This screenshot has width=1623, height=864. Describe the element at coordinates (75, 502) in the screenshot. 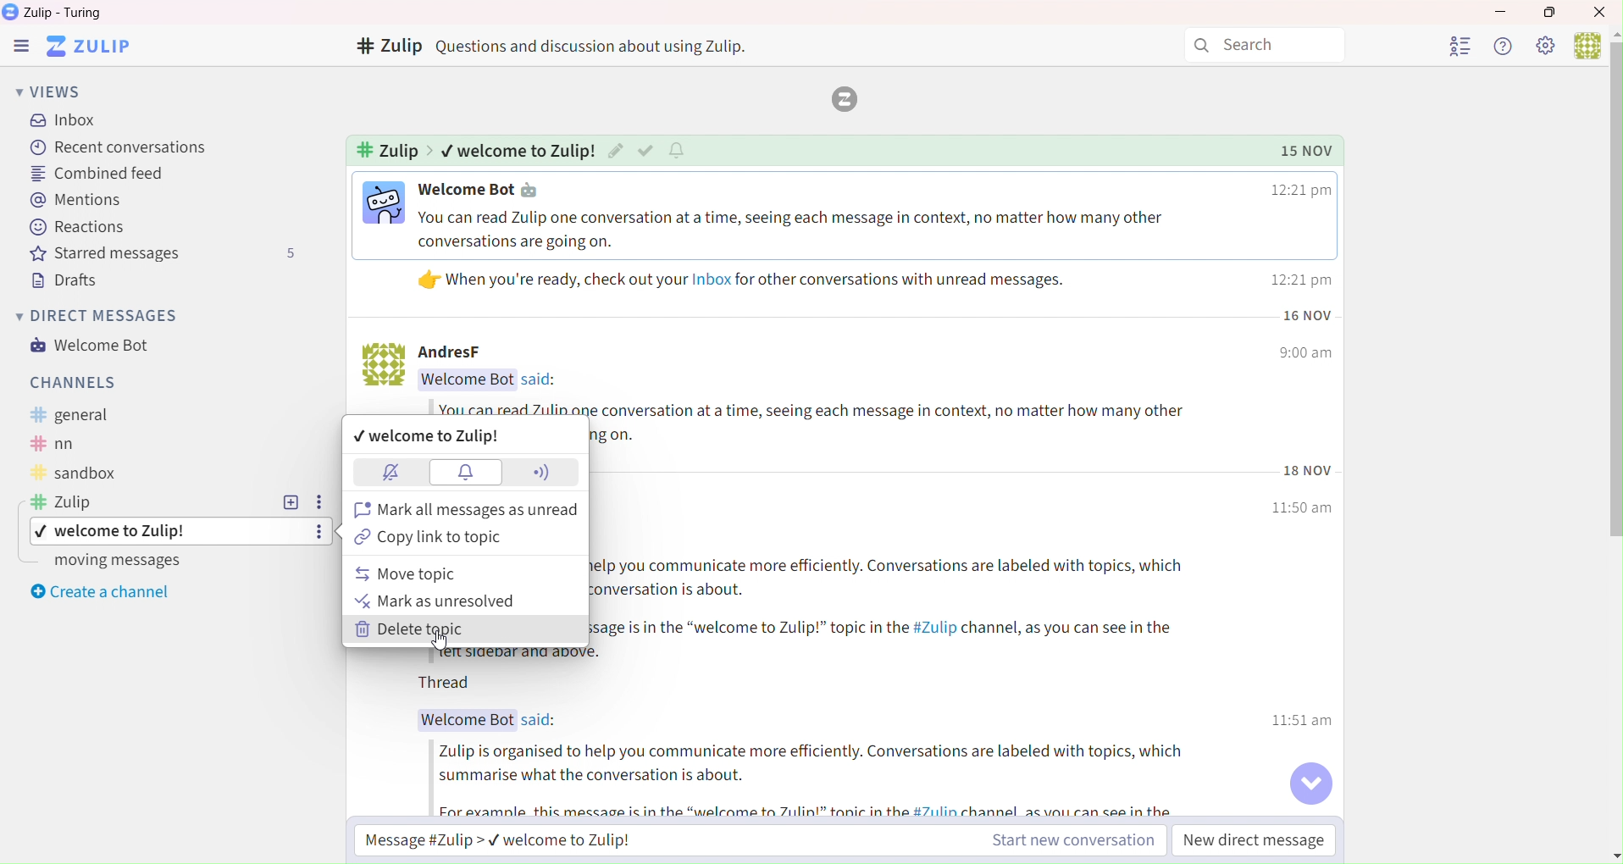

I see `Text` at that location.